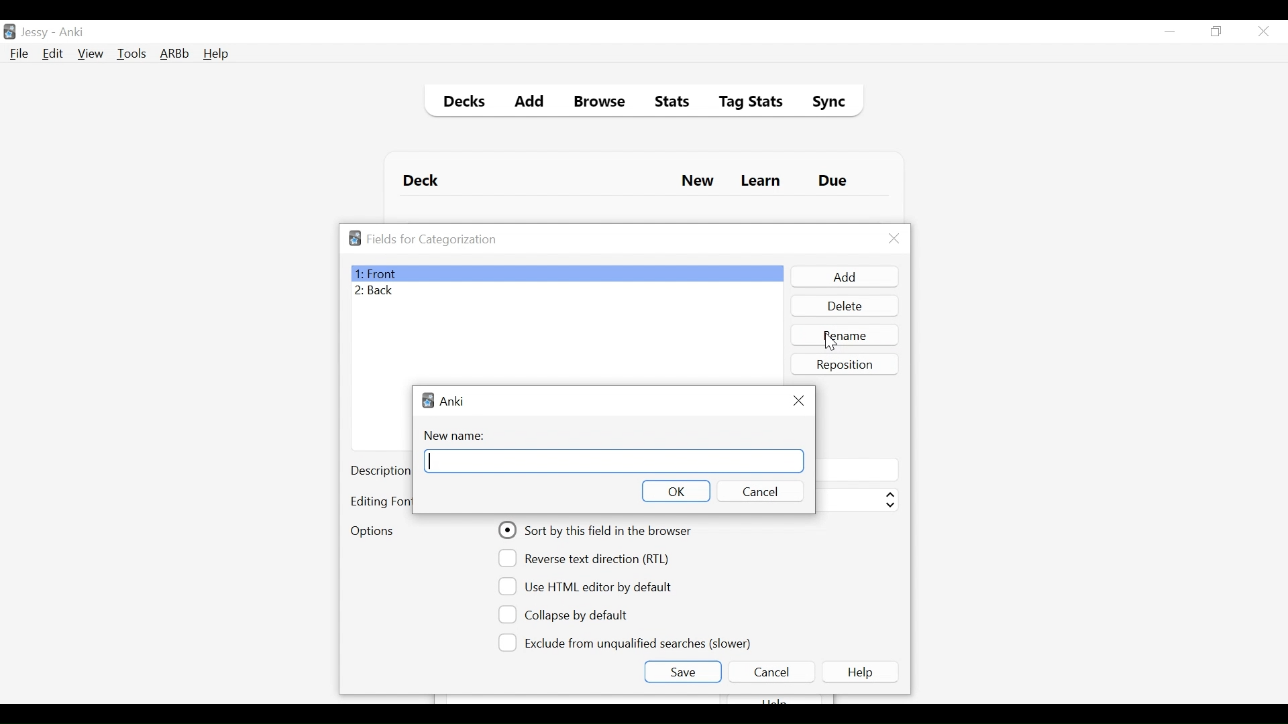  Describe the element at coordinates (380, 472) in the screenshot. I see `Description` at that location.